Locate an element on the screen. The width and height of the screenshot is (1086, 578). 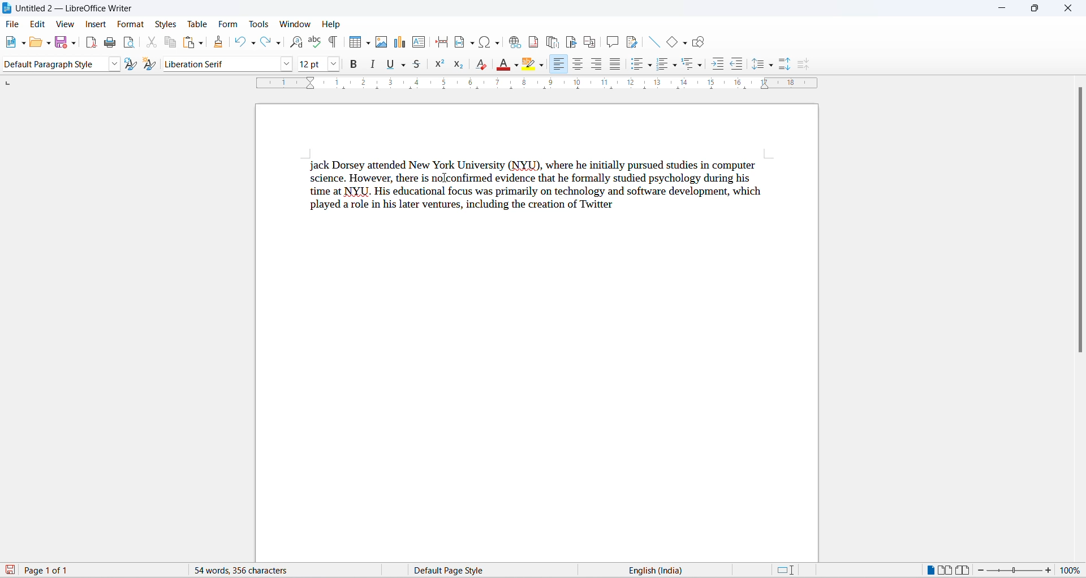
strike through is located at coordinates (420, 67).